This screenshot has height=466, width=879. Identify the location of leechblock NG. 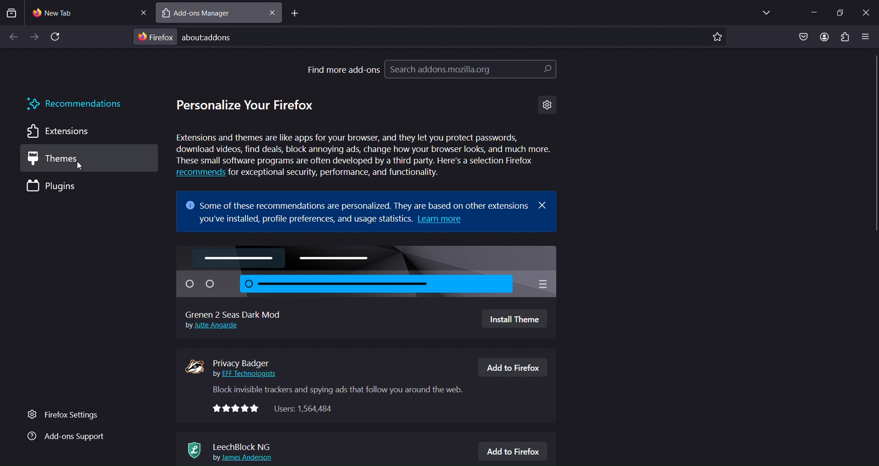
(243, 444).